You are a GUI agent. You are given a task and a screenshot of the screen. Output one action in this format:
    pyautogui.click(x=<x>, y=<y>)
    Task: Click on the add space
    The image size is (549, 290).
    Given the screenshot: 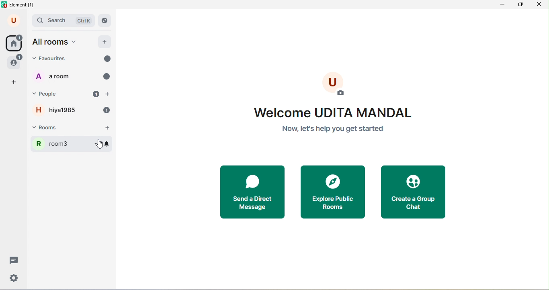 What is the action you would take?
    pyautogui.click(x=14, y=82)
    